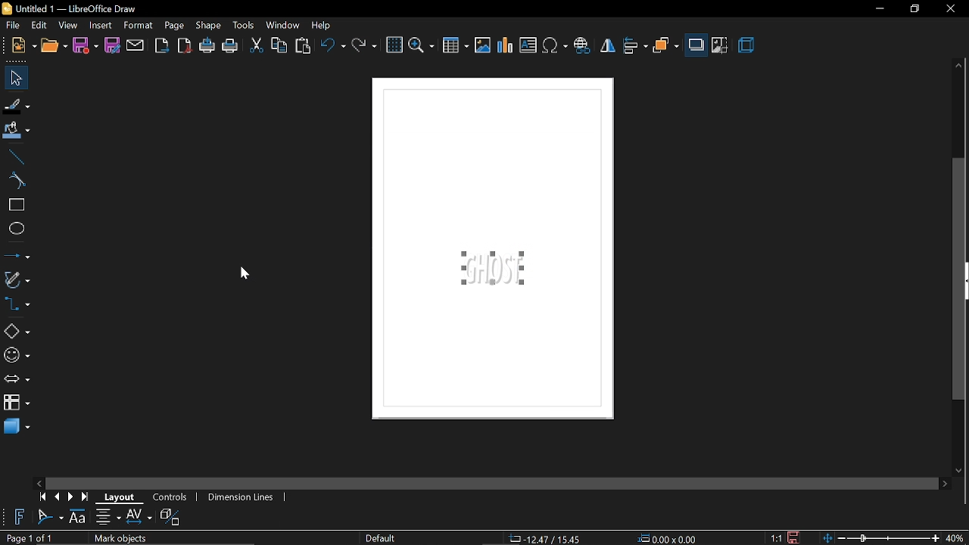  Describe the element at coordinates (256, 46) in the screenshot. I see `cut ` at that location.